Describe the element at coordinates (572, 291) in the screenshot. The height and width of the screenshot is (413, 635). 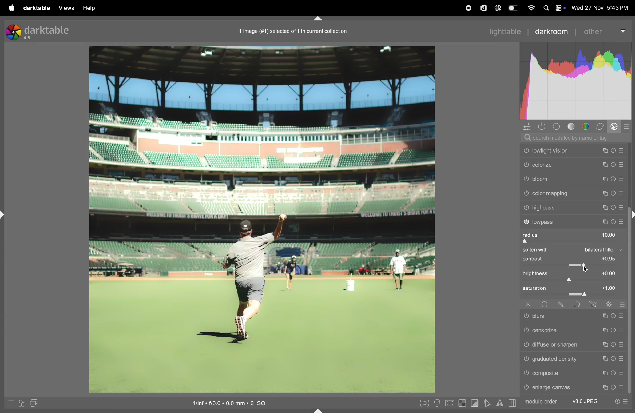
I see `saturation` at that location.